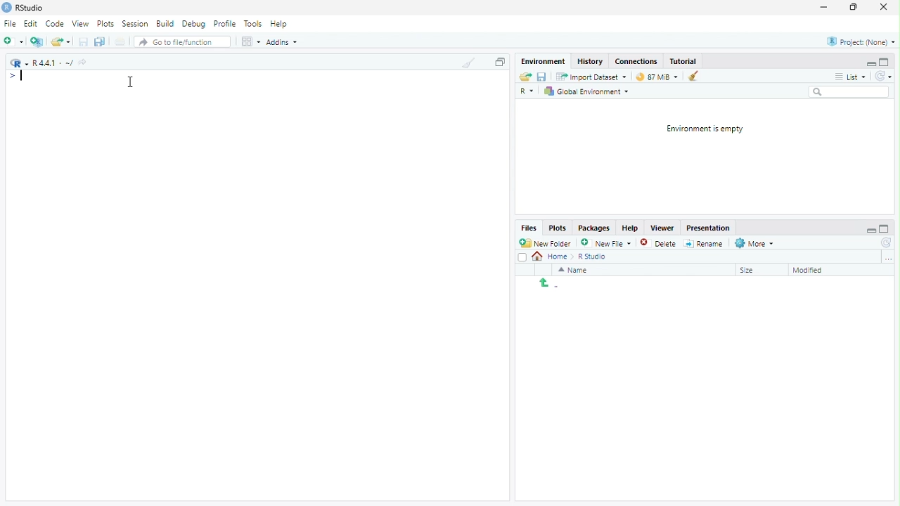  What do you see at coordinates (554, 257) in the screenshot?
I see `Home` at bounding box center [554, 257].